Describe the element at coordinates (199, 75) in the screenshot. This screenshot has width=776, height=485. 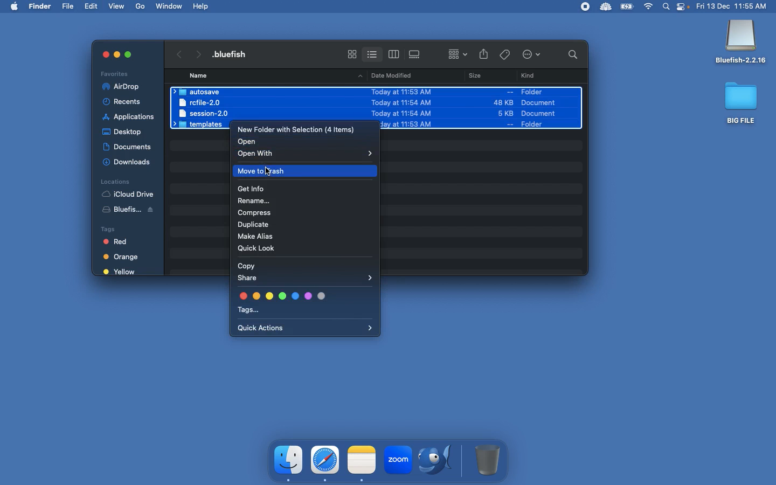
I see `Name` at that location.